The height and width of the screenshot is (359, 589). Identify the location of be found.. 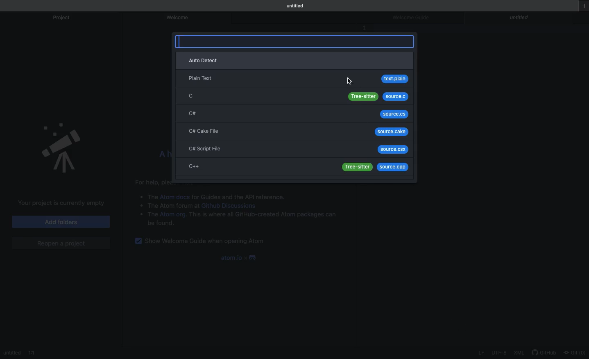
(160, 223).